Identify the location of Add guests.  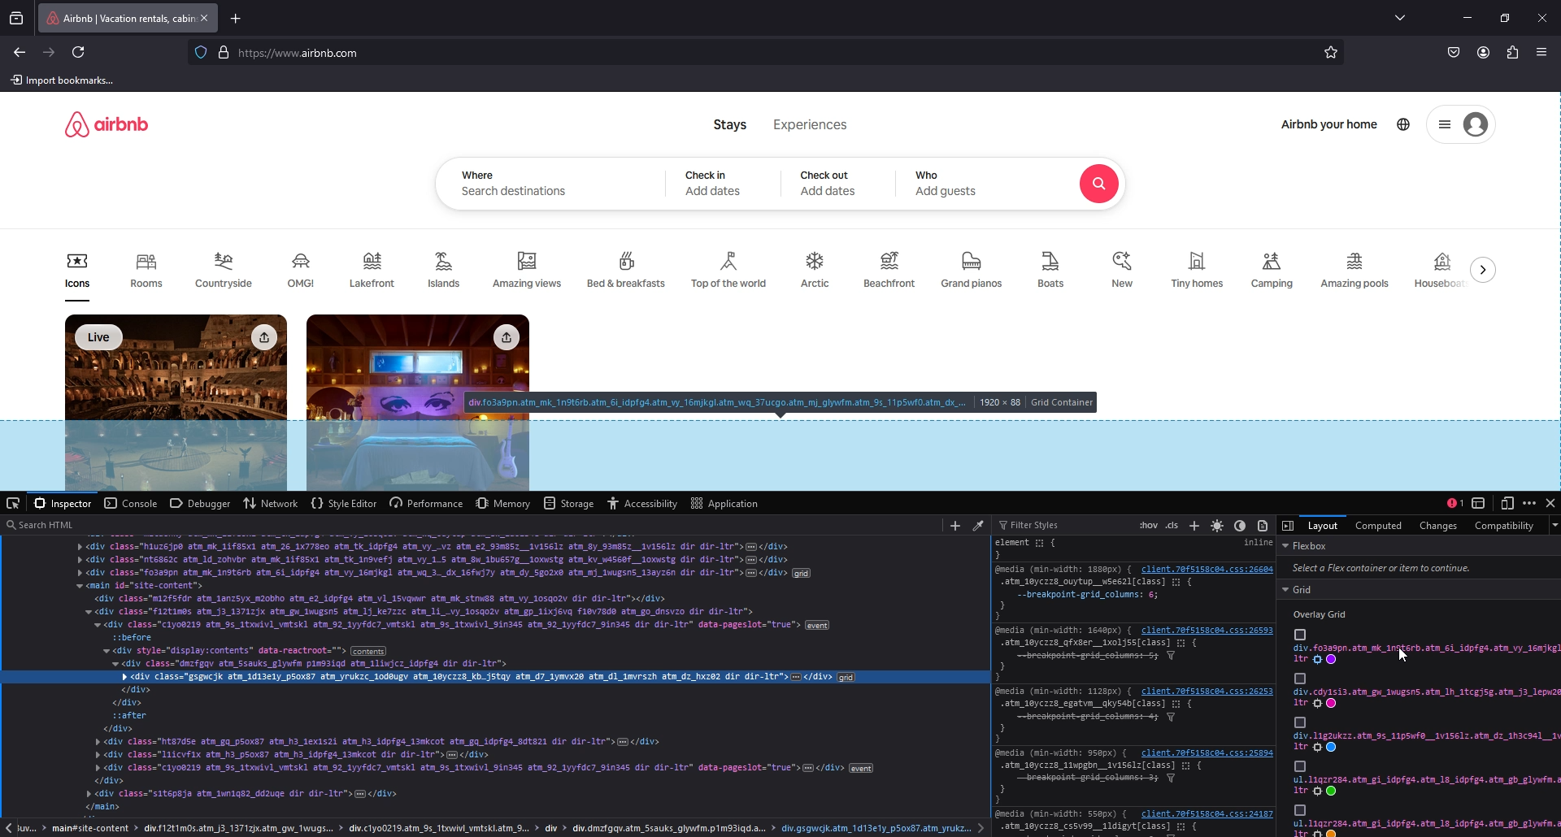
(948, 191).